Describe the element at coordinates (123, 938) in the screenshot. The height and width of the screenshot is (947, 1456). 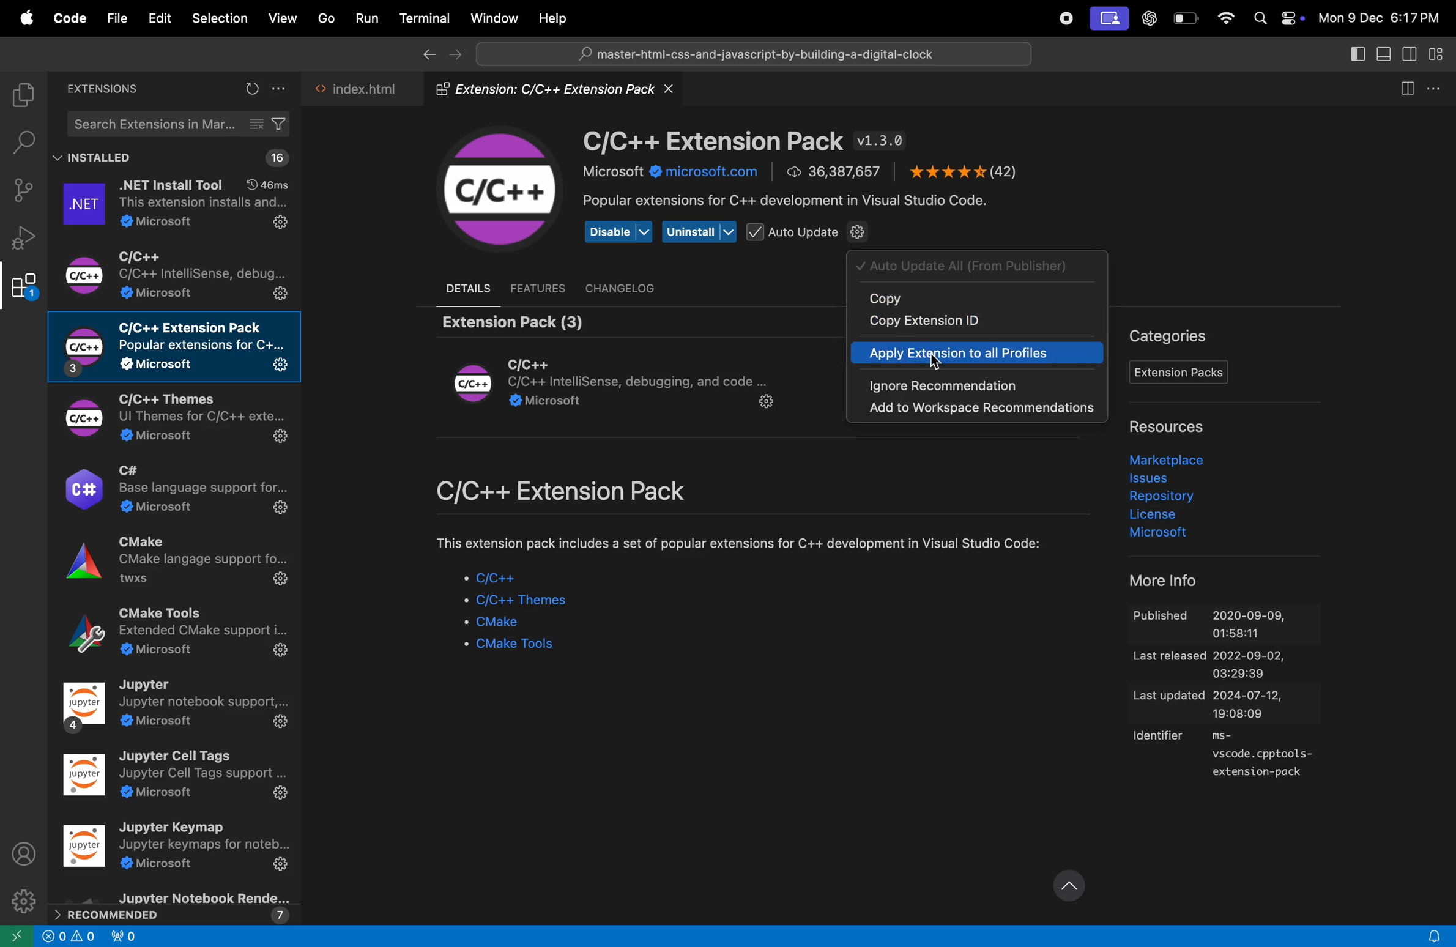
I see `alert` at that location.